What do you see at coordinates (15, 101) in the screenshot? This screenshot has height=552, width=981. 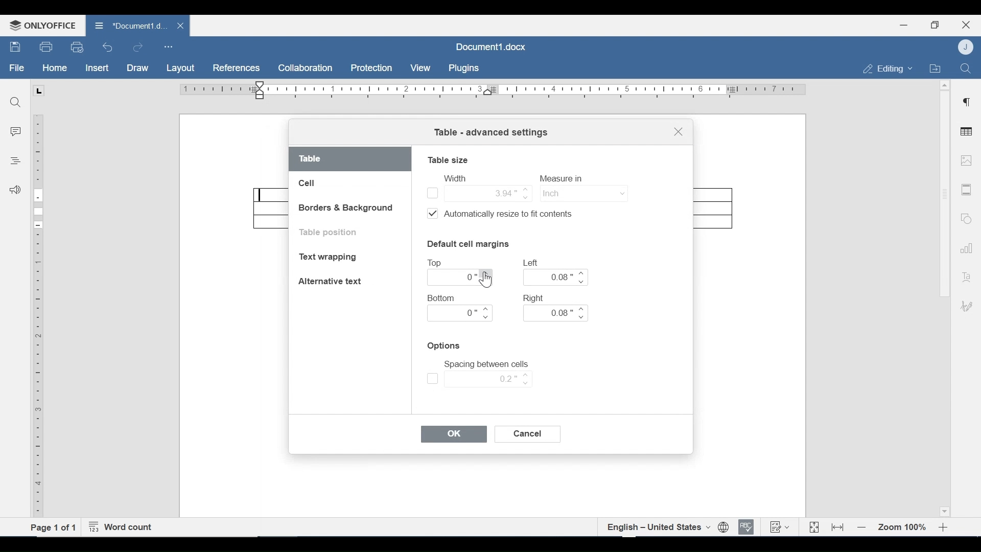 I see `Find` at bounding box center [15, 101].